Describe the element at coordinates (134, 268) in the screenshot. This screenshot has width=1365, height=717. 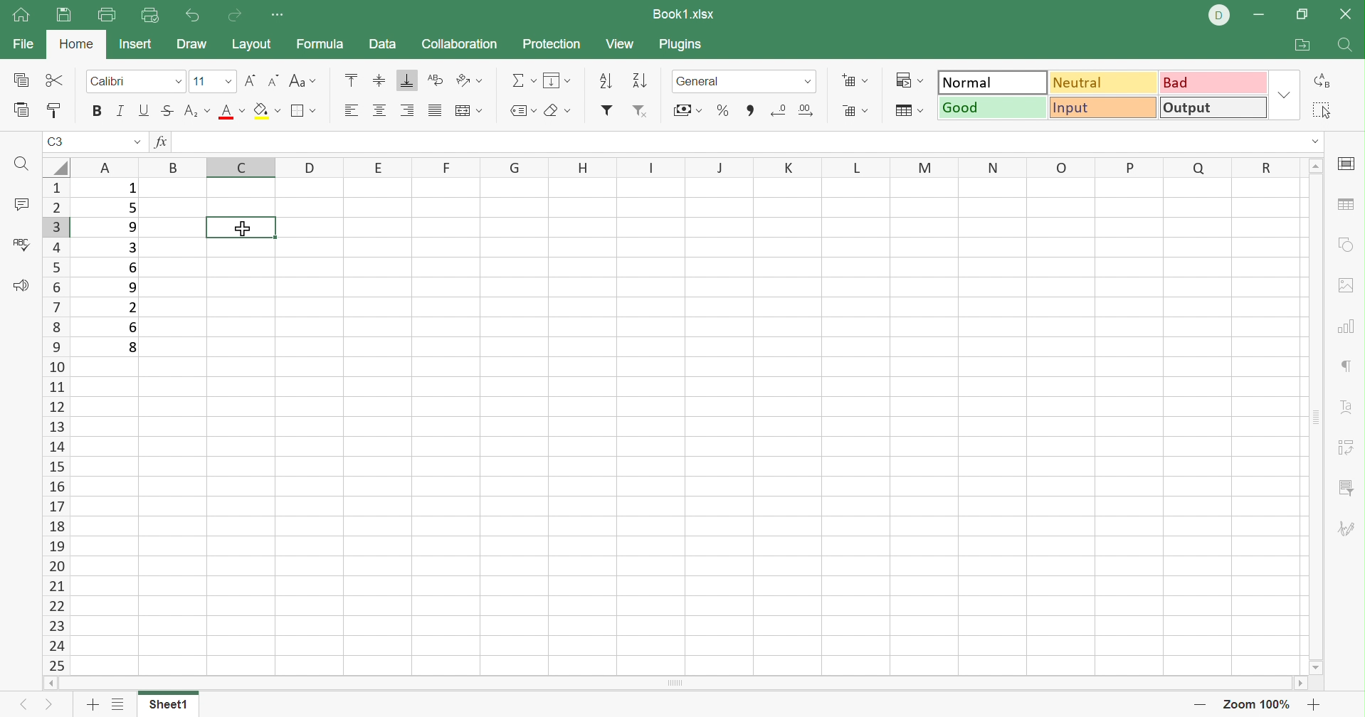
I see `6` at that location.